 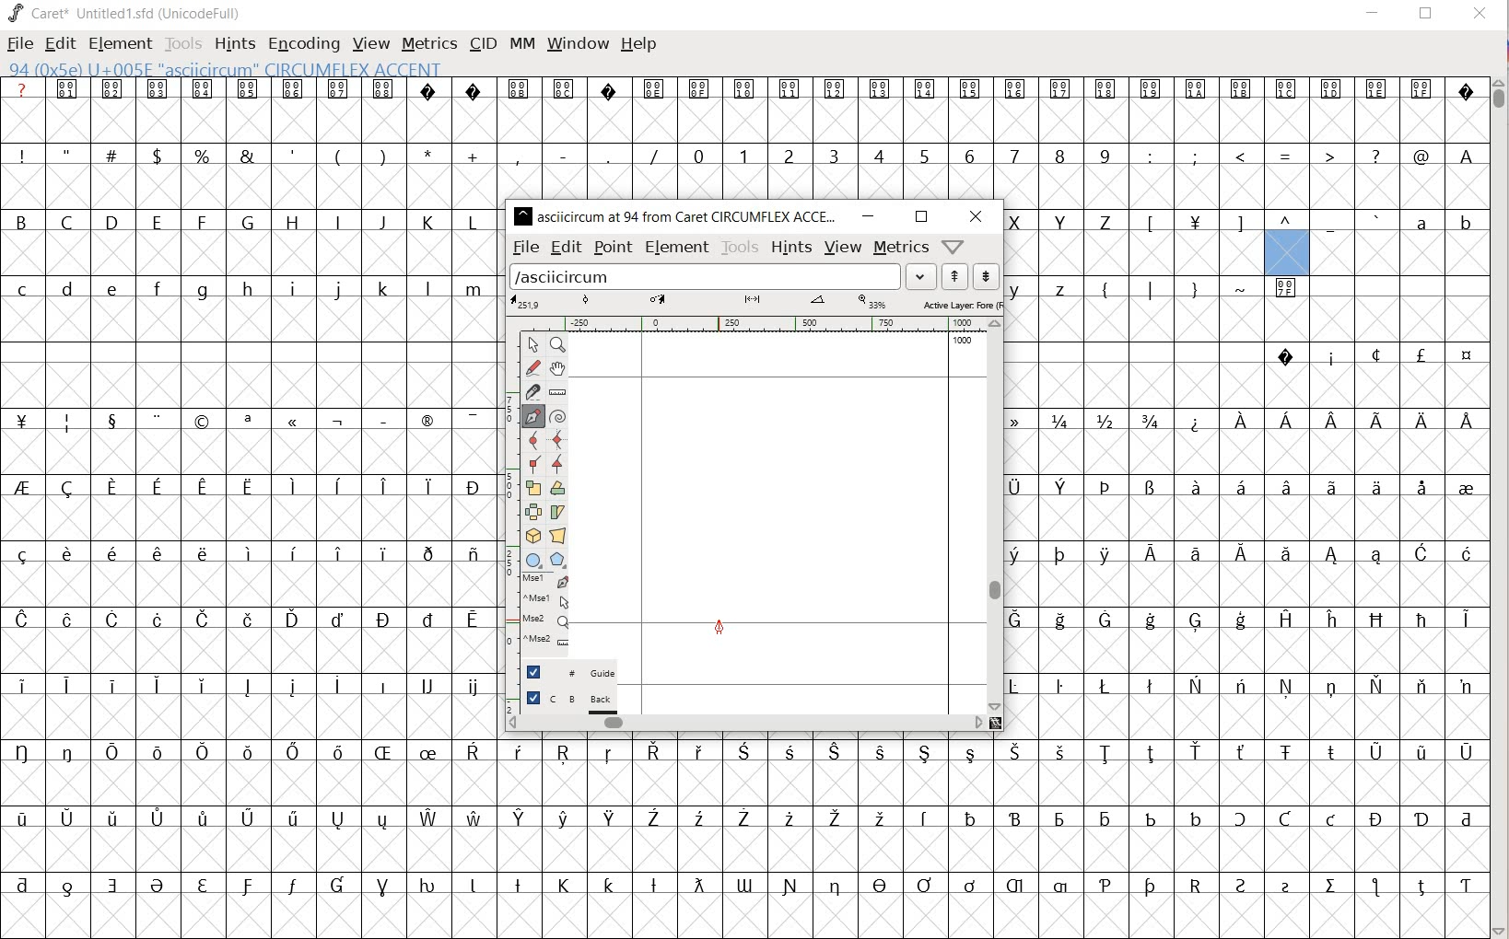 I want to click on add a curve point always either horizontal or vertical, so click(x=557, y=440).